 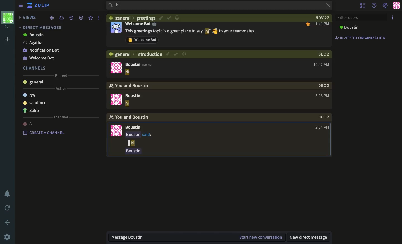 I want to click on  You and Boustin, so click(x=132, y=85).